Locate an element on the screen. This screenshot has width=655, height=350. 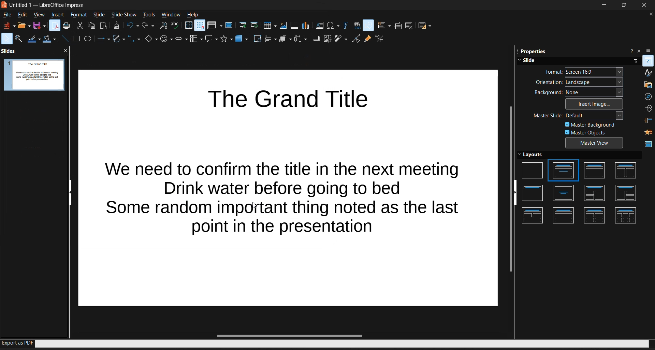
3d objects is located at coordinates (242, 39).